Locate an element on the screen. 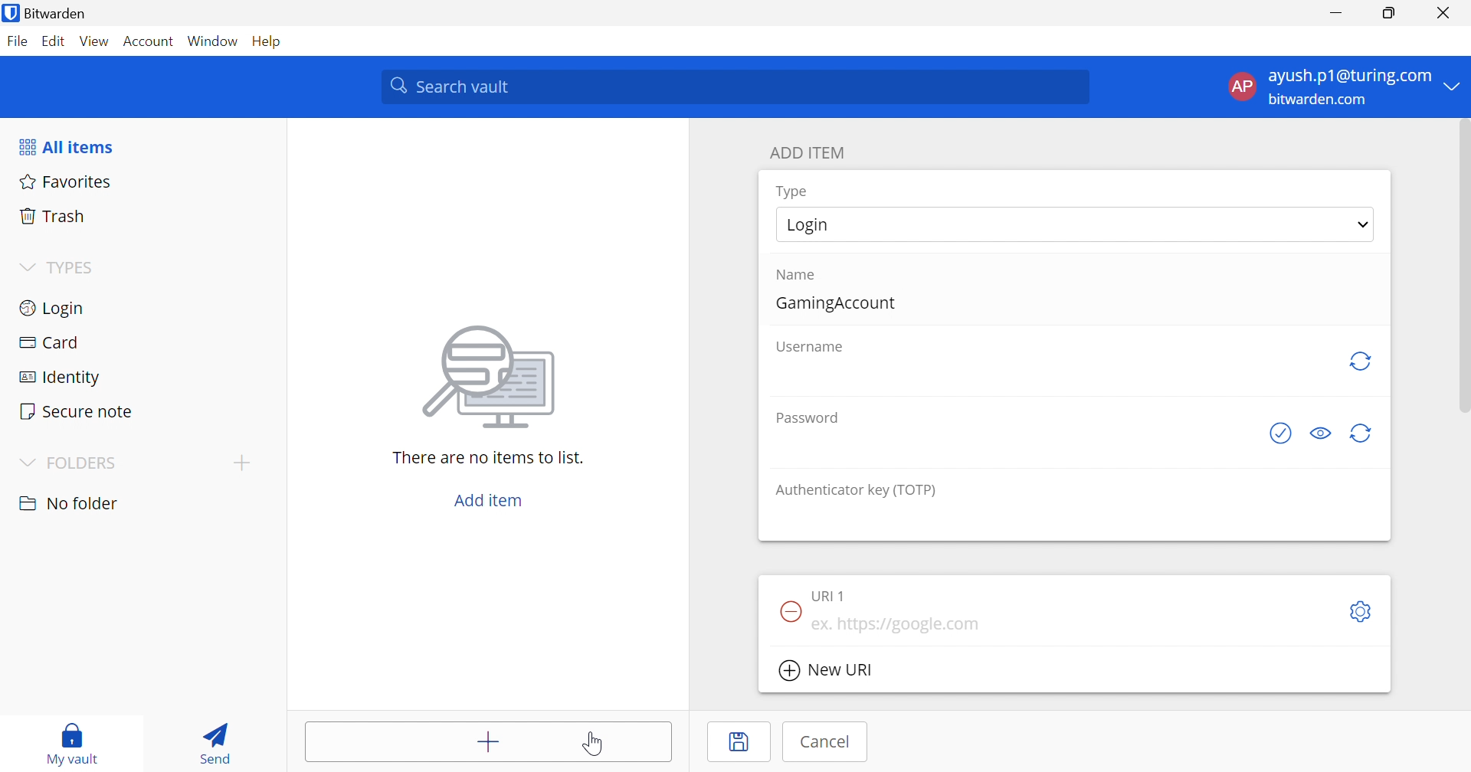 The height and width of the screenshot is (772, 1471). Minimize is located at coordinates (1336, 14).